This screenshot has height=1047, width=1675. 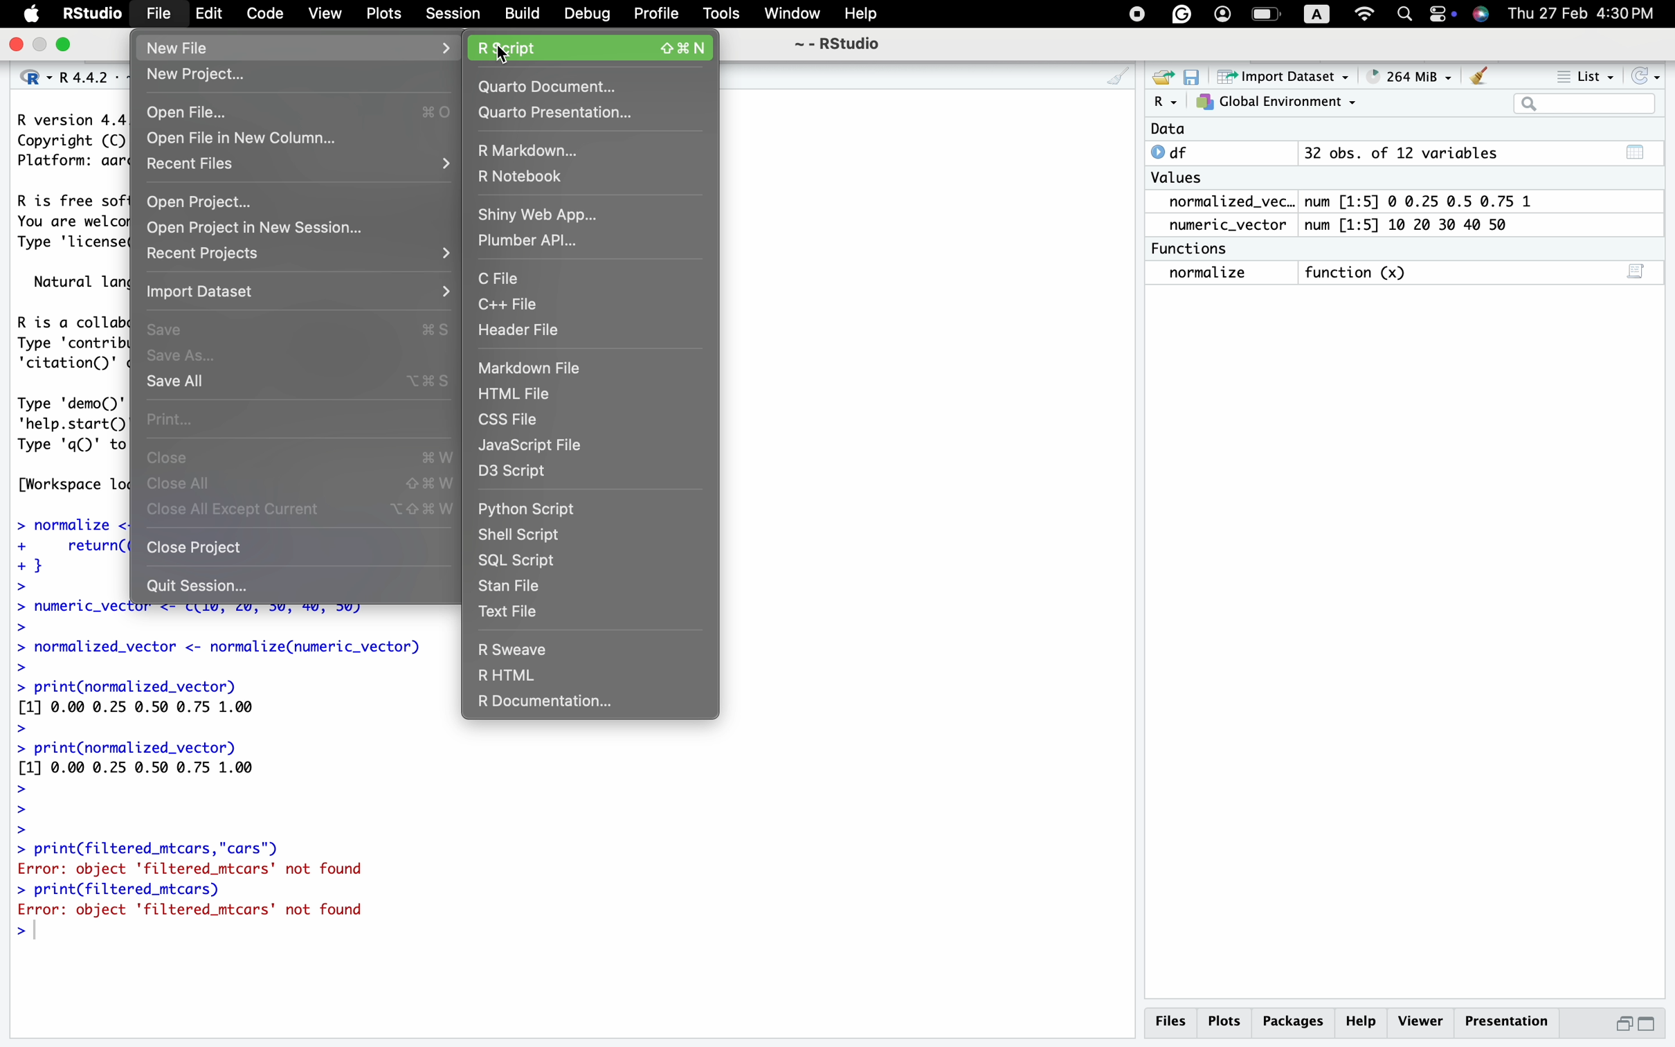 I want to click on toggle, so click(x=1443, y=13).